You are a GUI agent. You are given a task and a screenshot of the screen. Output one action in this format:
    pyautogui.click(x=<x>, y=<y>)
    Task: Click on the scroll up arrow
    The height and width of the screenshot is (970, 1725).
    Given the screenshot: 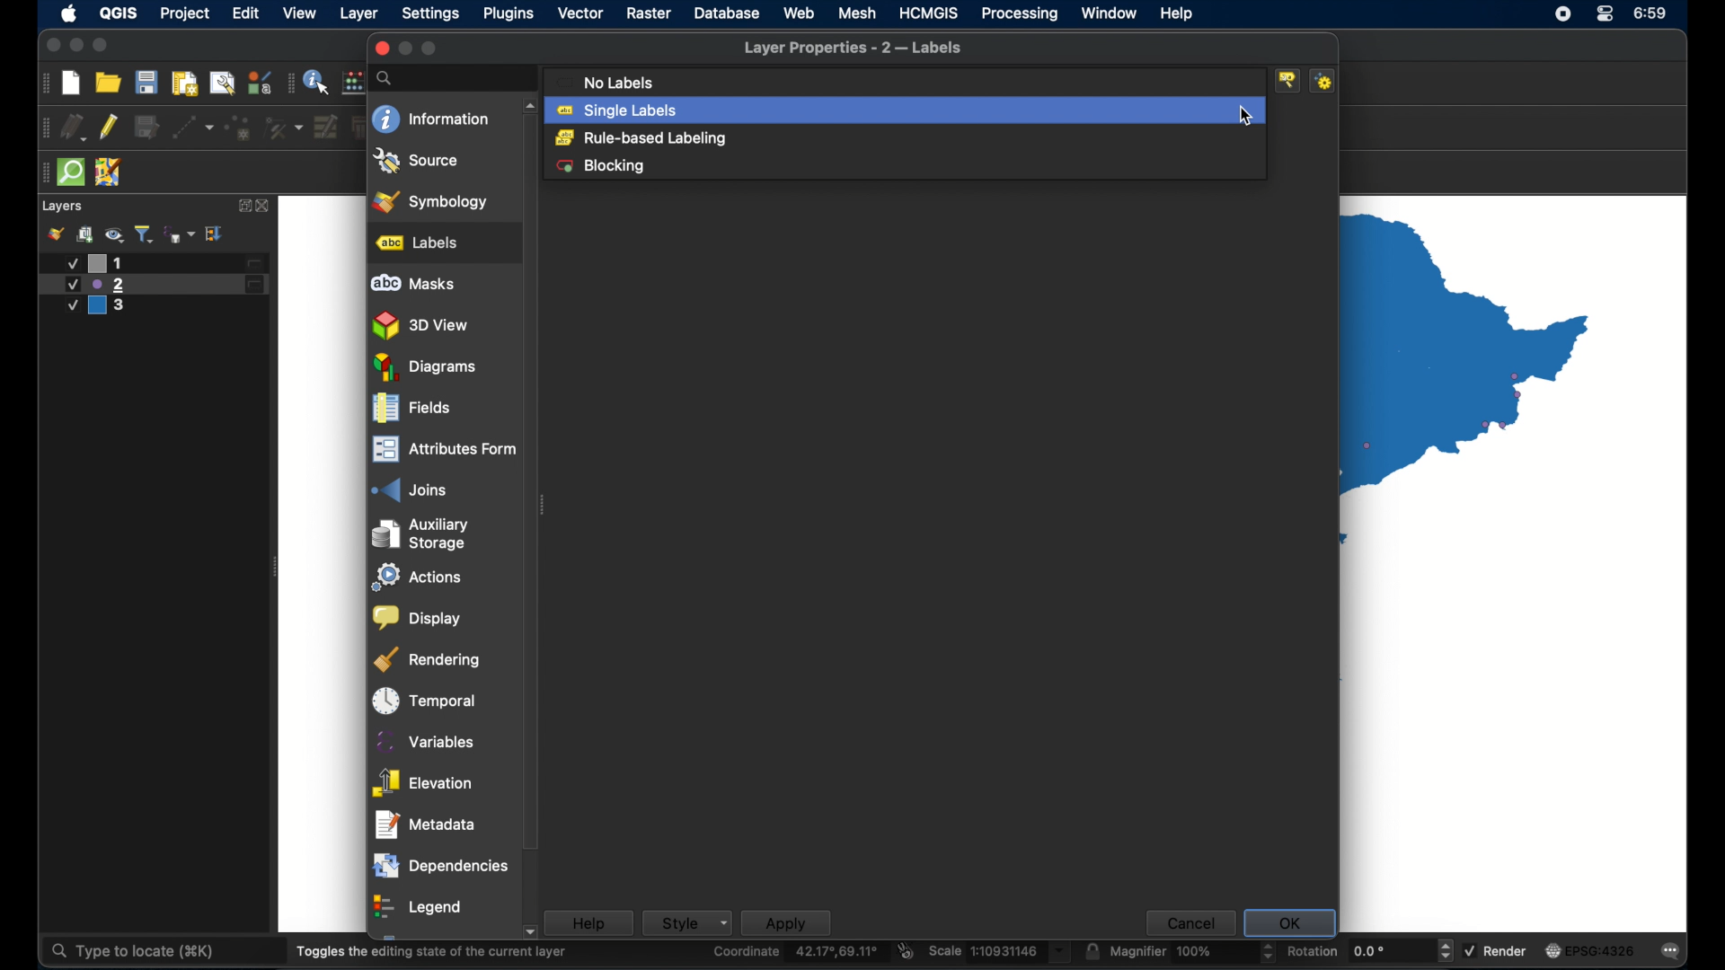 What is the action you would take?
    pyautogui.click(x=530, y=106)
    